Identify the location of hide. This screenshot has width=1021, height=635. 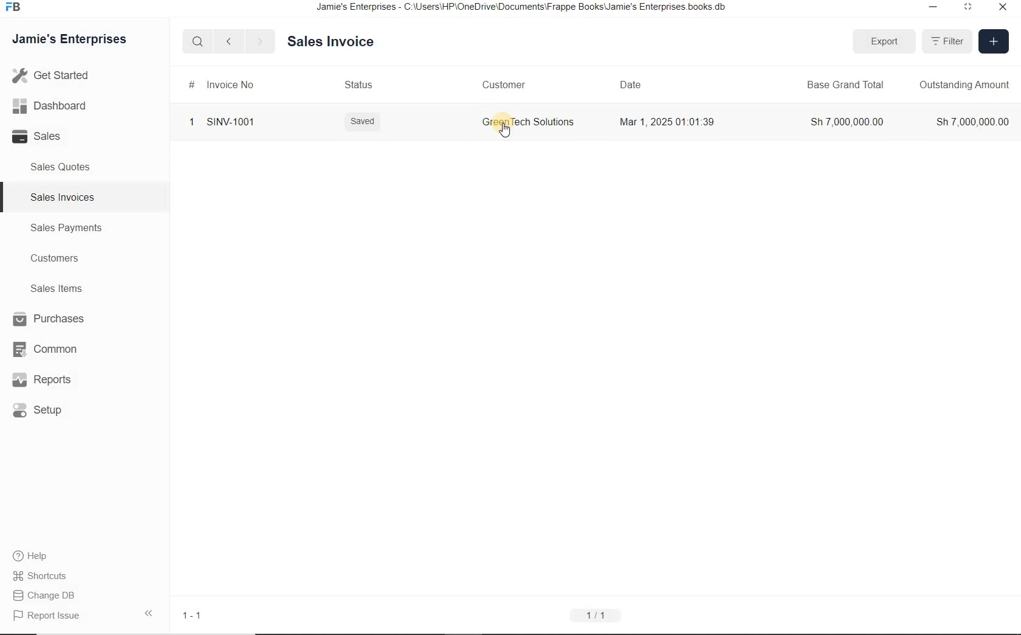
(148, 613).